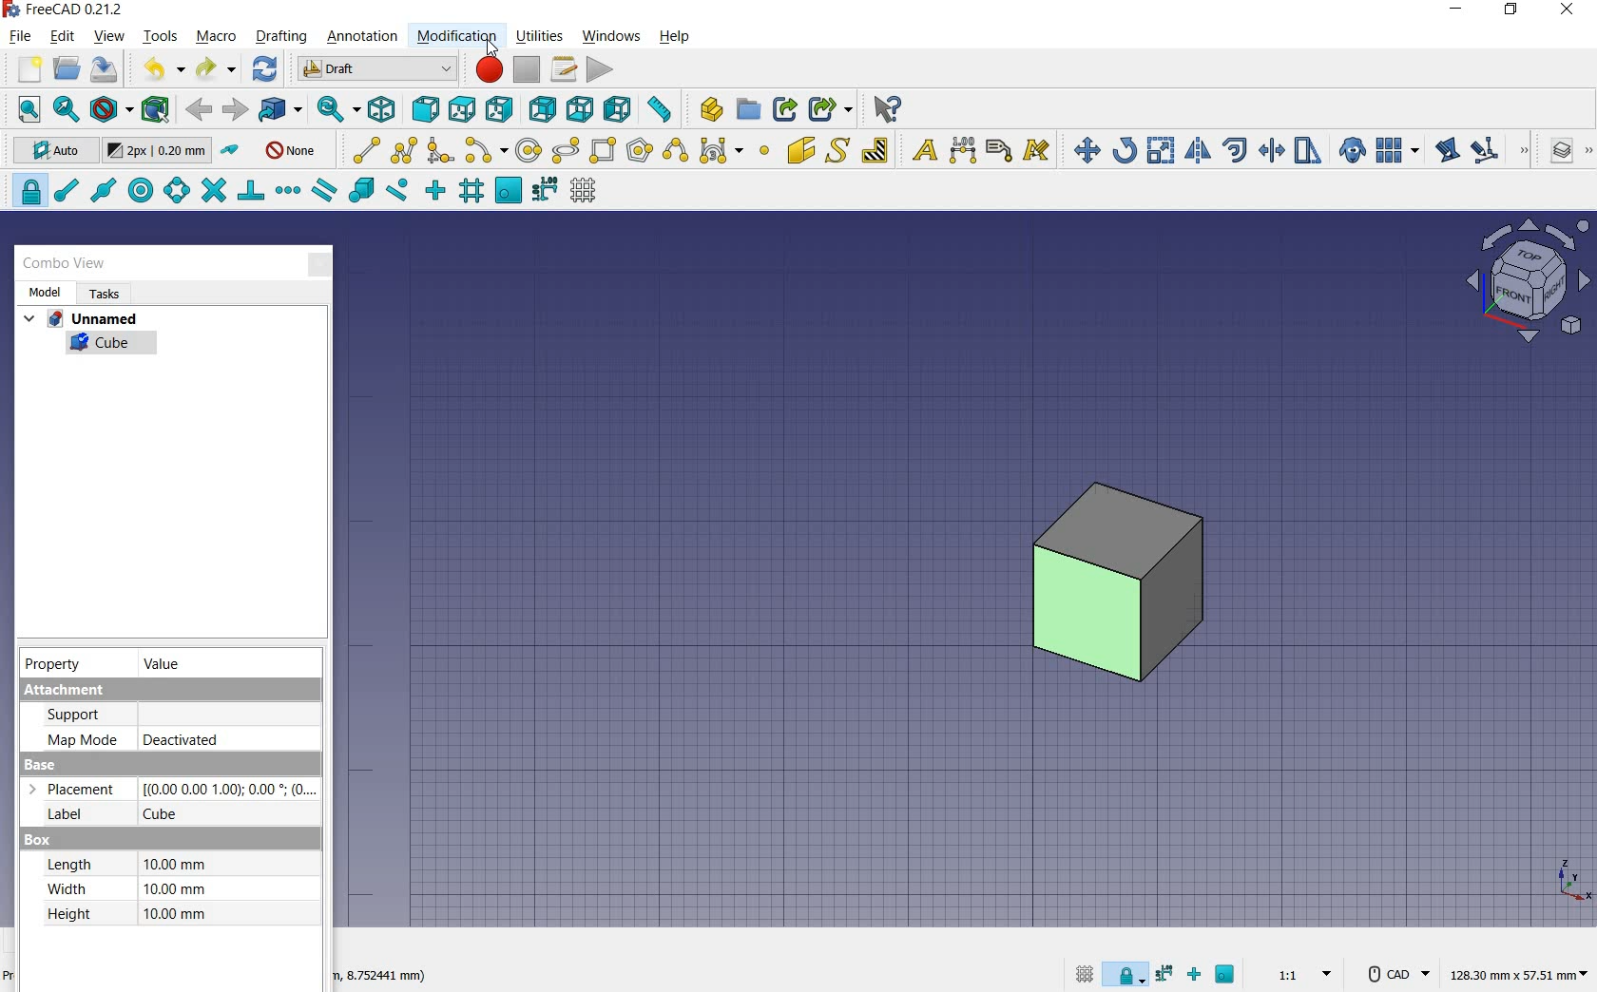  I want to click on cube, so click(167, 814).